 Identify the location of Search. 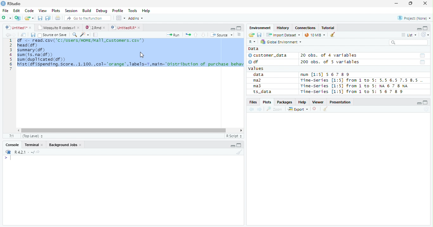
(408, 42).